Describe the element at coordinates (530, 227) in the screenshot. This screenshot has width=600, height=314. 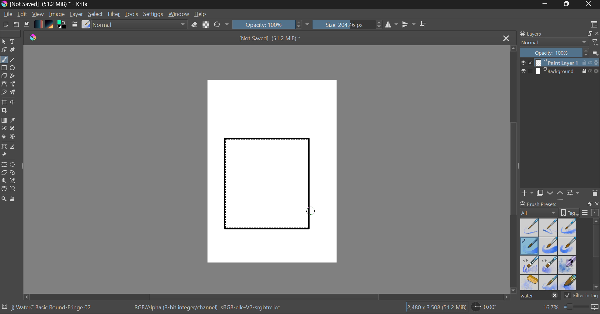
I see `Water C - Dry` at that location.